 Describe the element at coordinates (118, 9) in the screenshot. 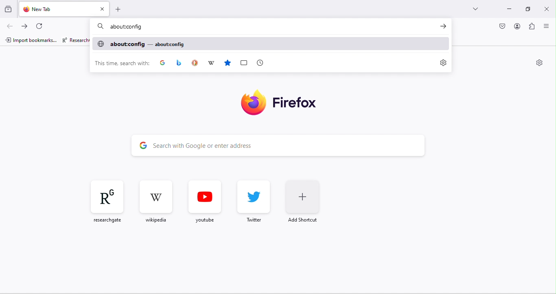

I see `add` at that location.